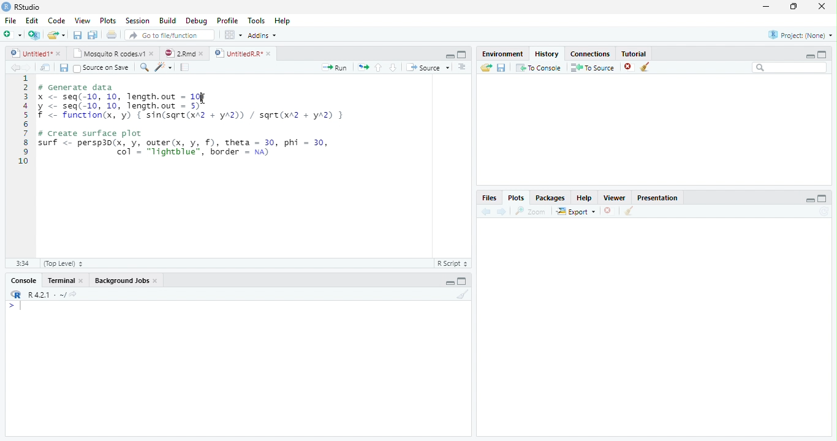  I want to click on cursor, so click(202, 99).